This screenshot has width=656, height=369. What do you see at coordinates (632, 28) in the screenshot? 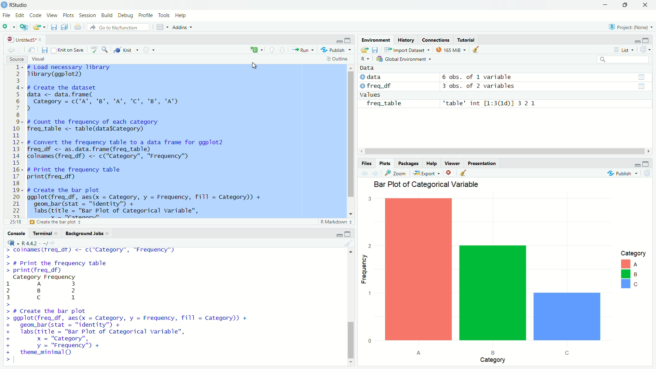
I see `project (none)` at bounding box center [632, 28].